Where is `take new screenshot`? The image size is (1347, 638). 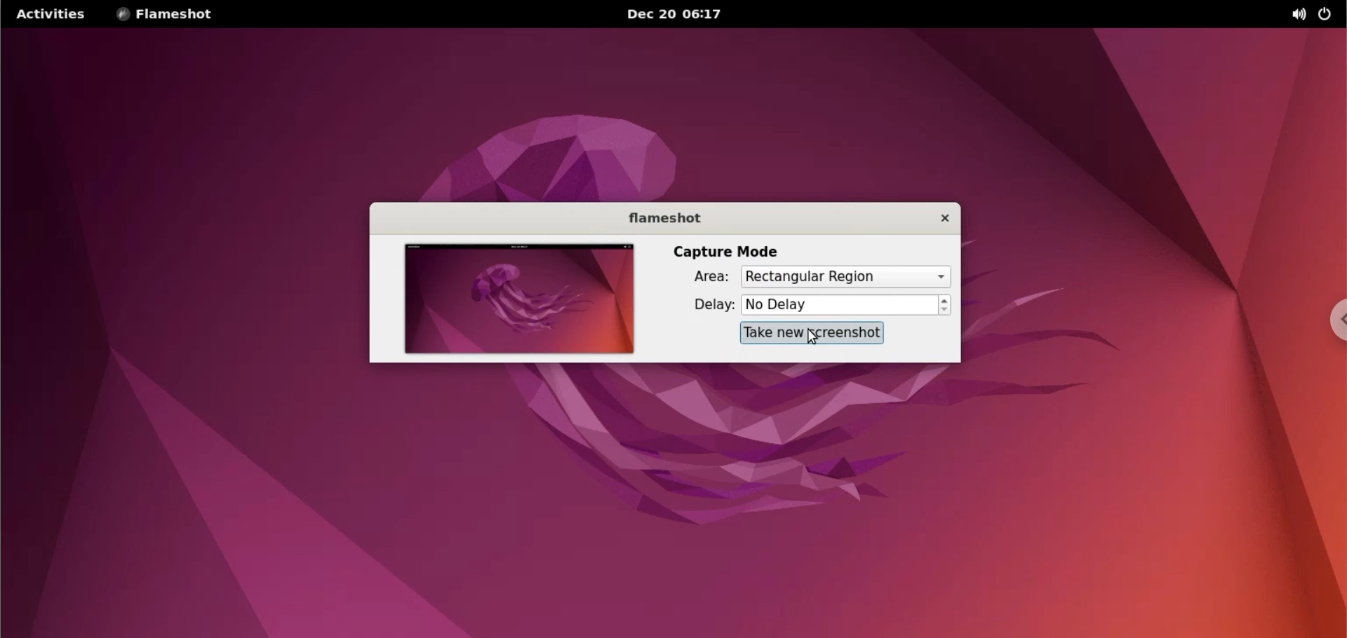
take new screenshot is located at coordinates (811, 332).